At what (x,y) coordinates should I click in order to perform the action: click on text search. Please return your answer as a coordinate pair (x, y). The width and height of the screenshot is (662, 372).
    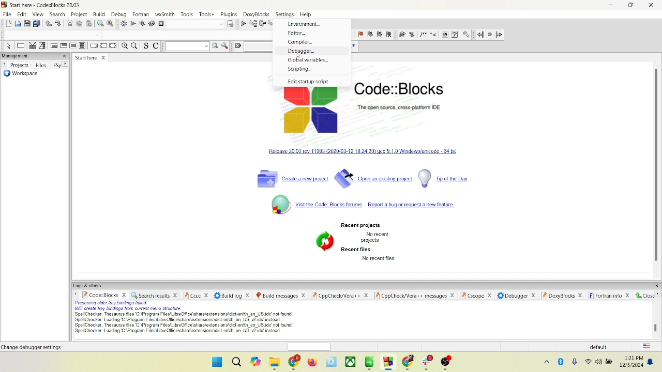
    Looking at the image, I should click on (185, 46).